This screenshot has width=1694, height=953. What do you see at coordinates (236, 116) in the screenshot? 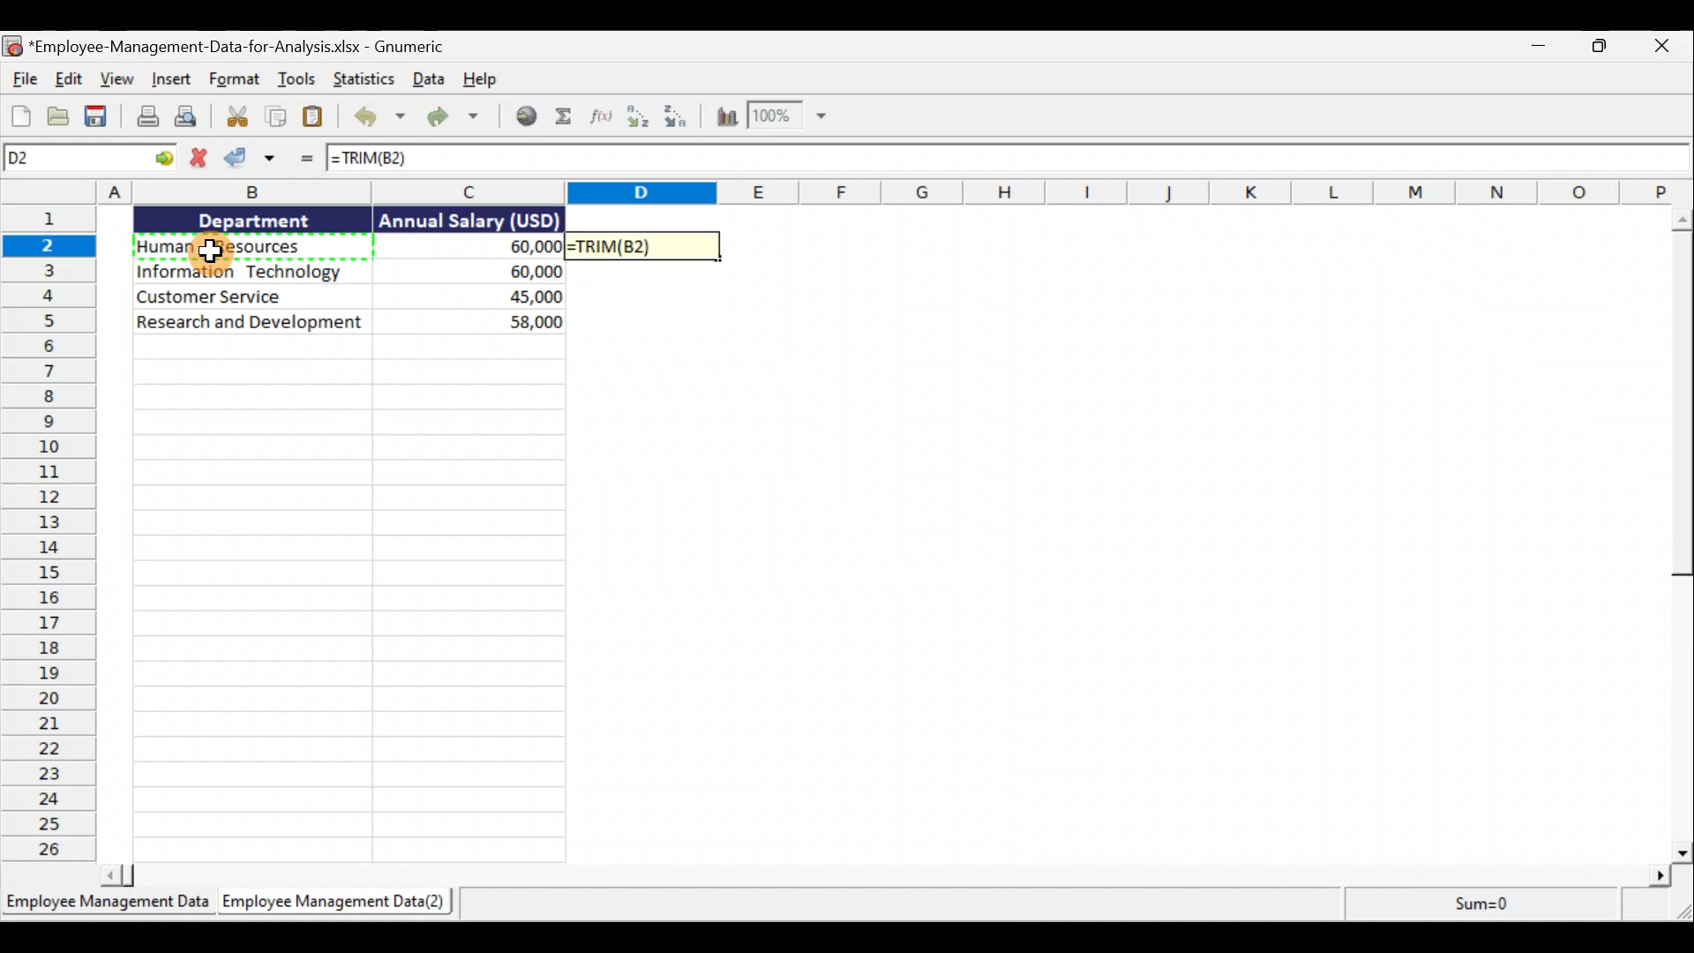
I see `Cut the selection` at bounding box center [236, 116].